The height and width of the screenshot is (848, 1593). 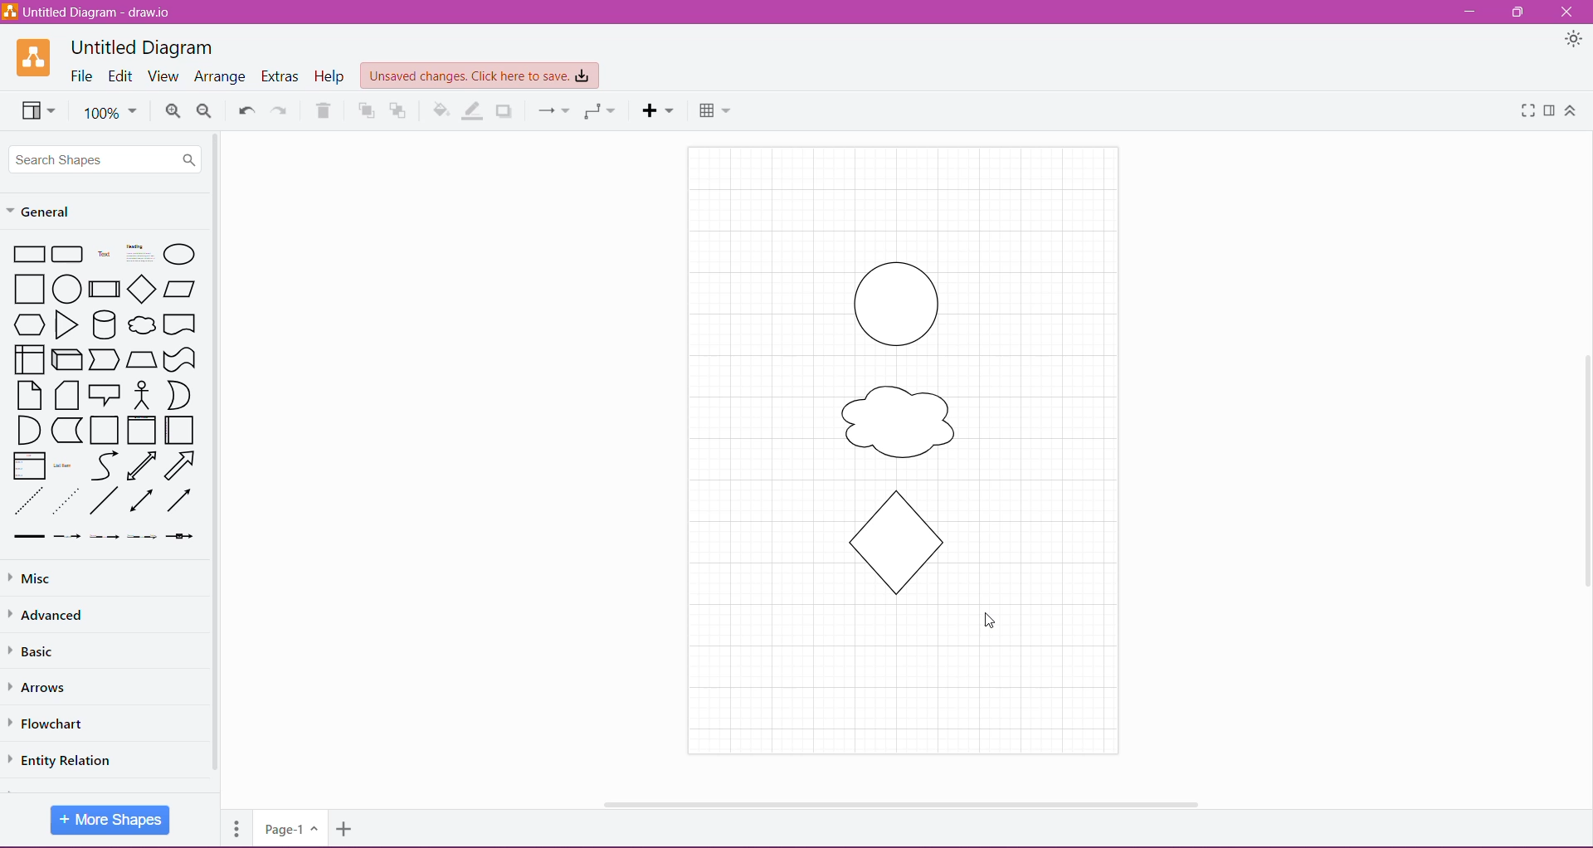 I want to click on To Front, so click(x=355, y=113).